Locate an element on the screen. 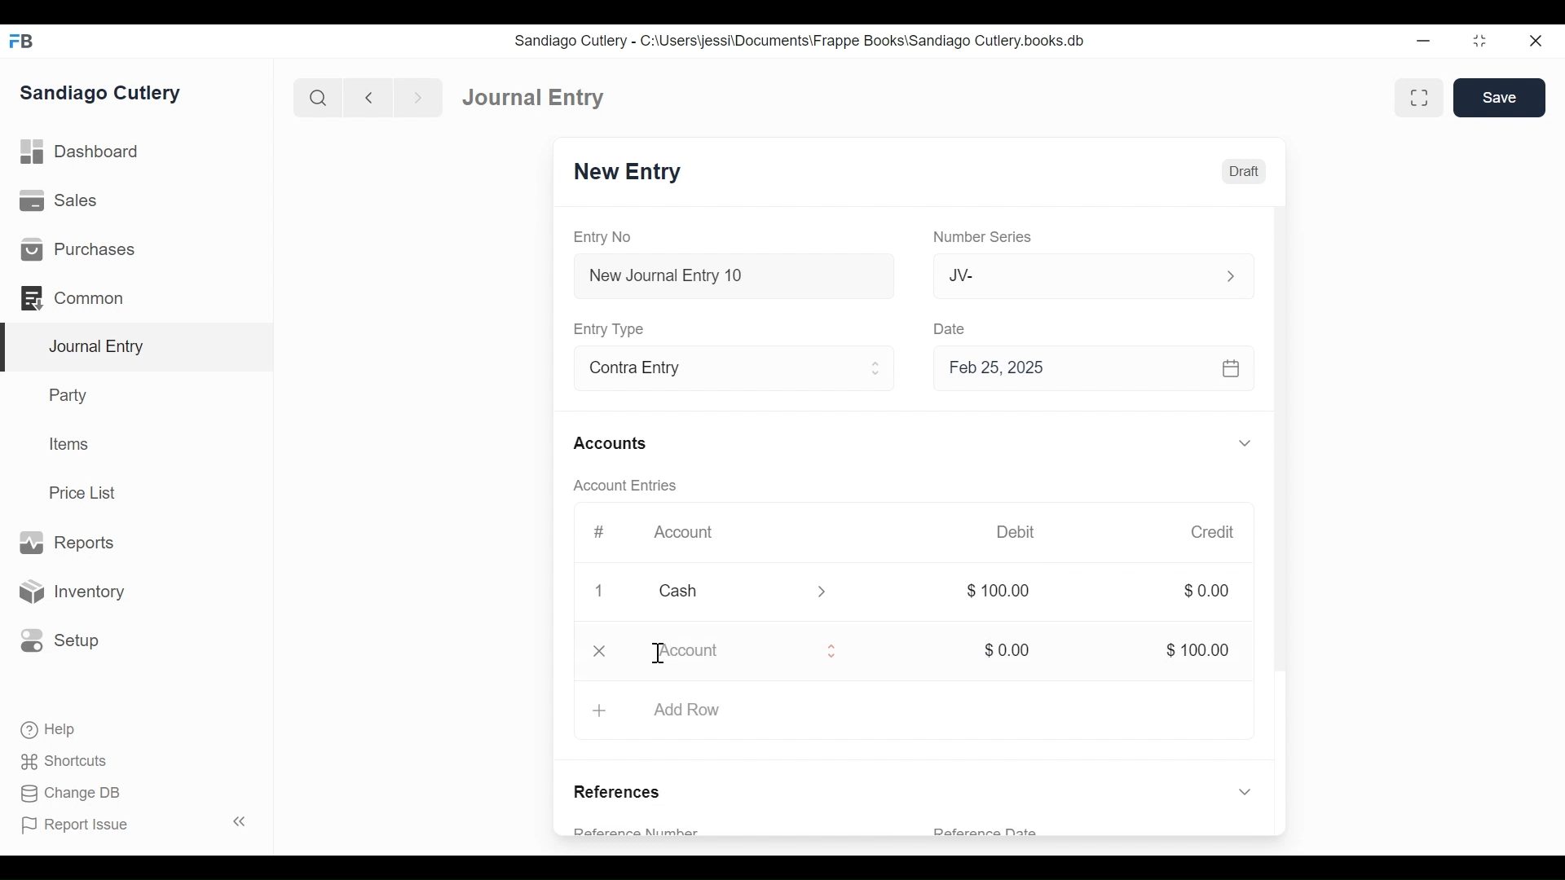  Dashboard is located at coordinates (86, 154).